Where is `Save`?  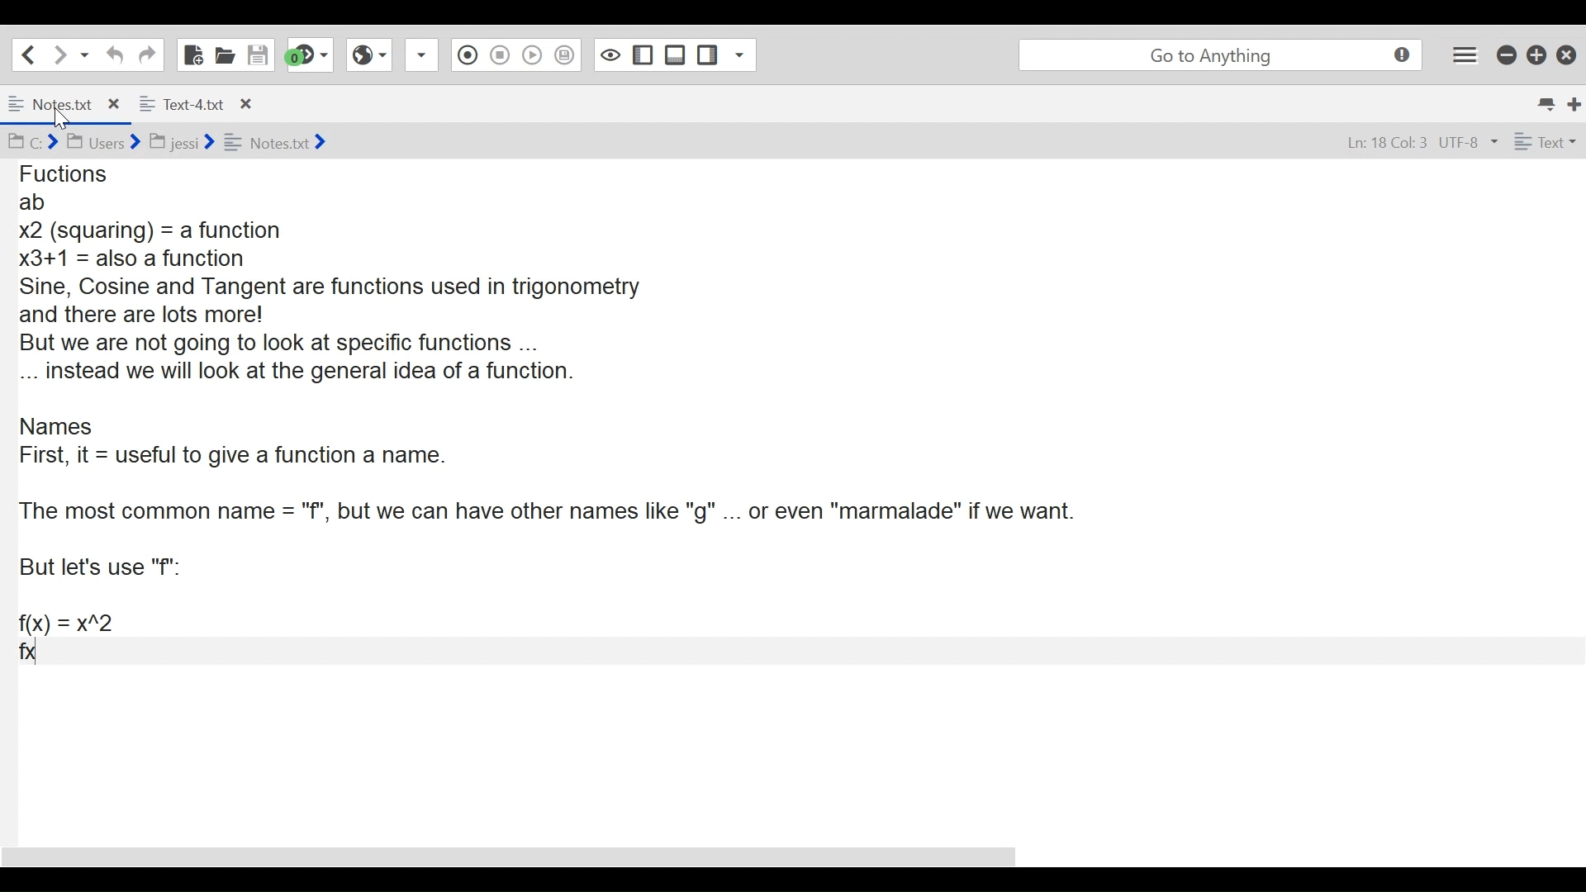
Save is located at coordinates (259, 54).